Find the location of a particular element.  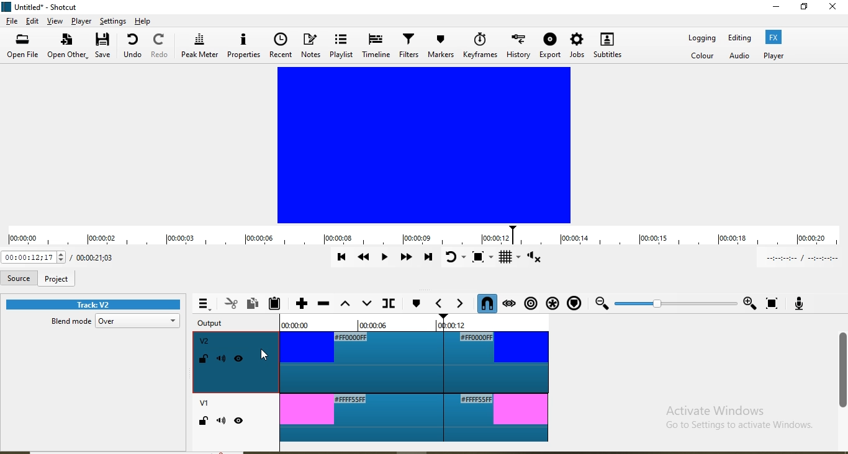

Show volume control is located at coordinates (543, 259).